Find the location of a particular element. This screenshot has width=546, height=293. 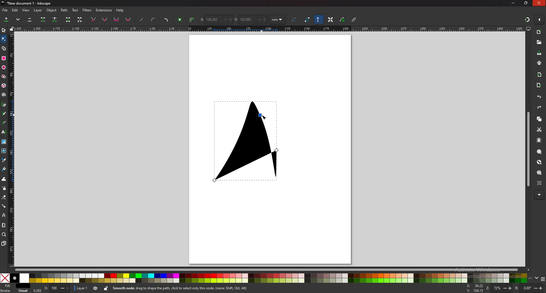

break paths is located at coordinates (55, 20).